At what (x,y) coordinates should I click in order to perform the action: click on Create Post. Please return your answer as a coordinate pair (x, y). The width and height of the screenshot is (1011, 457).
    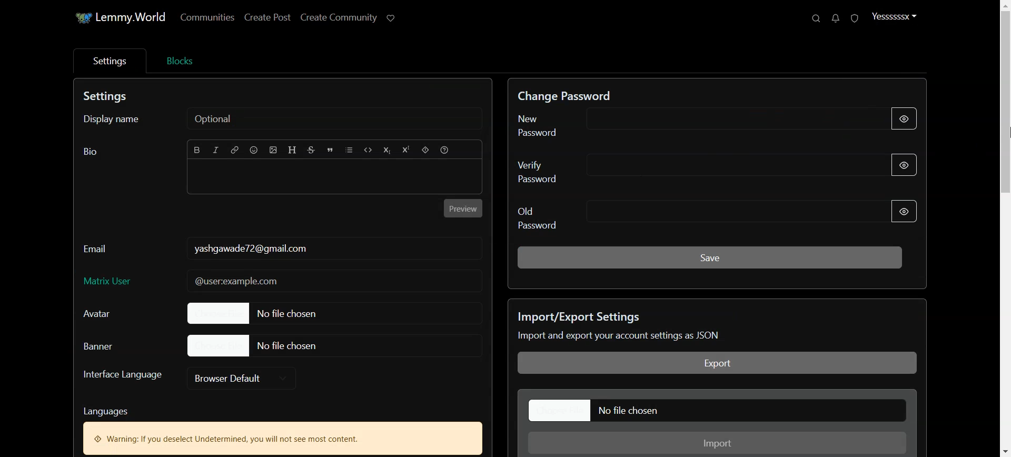
    Looking at the image, I should click on (267, 18).